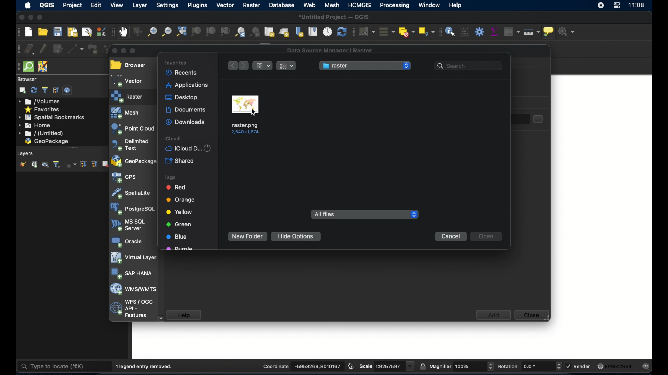  What do you see at coordinates (68, 90) in the screenshot?
I see `enable/disable properties widget` at bounding box center [68, 90].